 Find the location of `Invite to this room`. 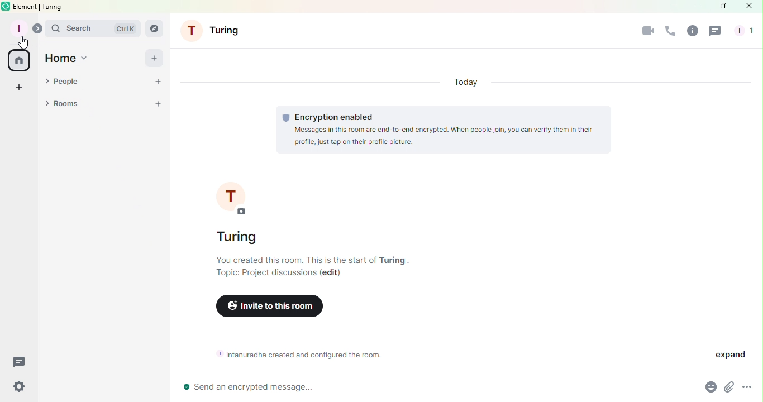

Invite to this room is located at coordinates (268, 308).